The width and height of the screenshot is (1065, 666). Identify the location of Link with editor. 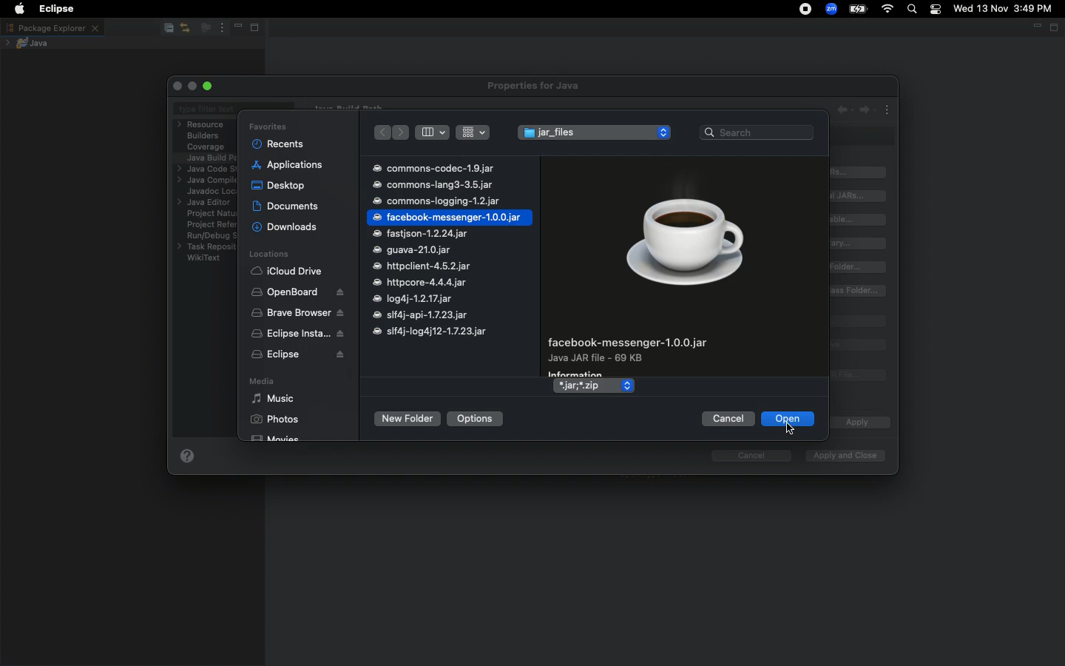
(186, 27).